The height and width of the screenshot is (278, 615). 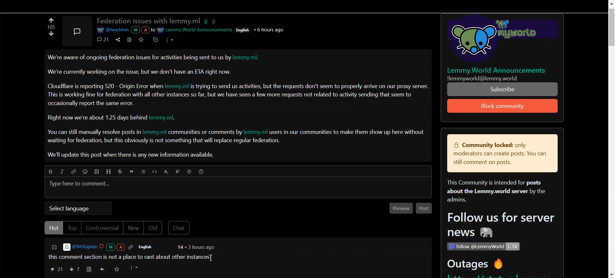 What do you see at coordinates (128, 256) in the screenshot?
I see `this comment section is not a place to rant about other instances` at bounding box center [128, 256].